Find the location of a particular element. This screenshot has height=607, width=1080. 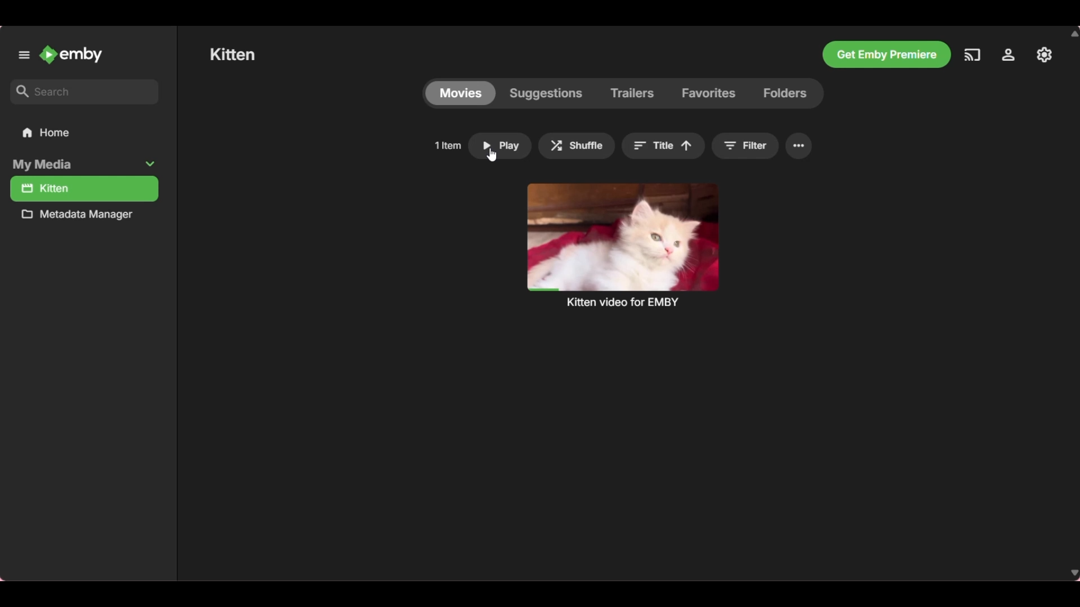

Folders is located at coordinates (791, 94).